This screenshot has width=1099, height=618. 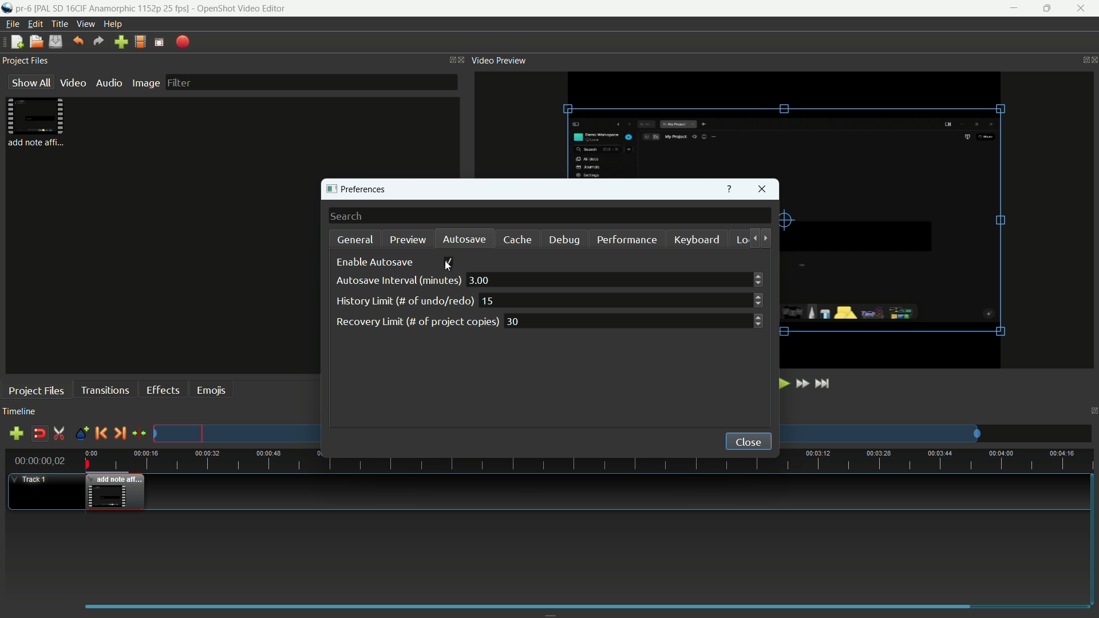 What do you see at coordinates (113, 25) in the screenshot?
I see `help menu` at bounding box center [113, 25].